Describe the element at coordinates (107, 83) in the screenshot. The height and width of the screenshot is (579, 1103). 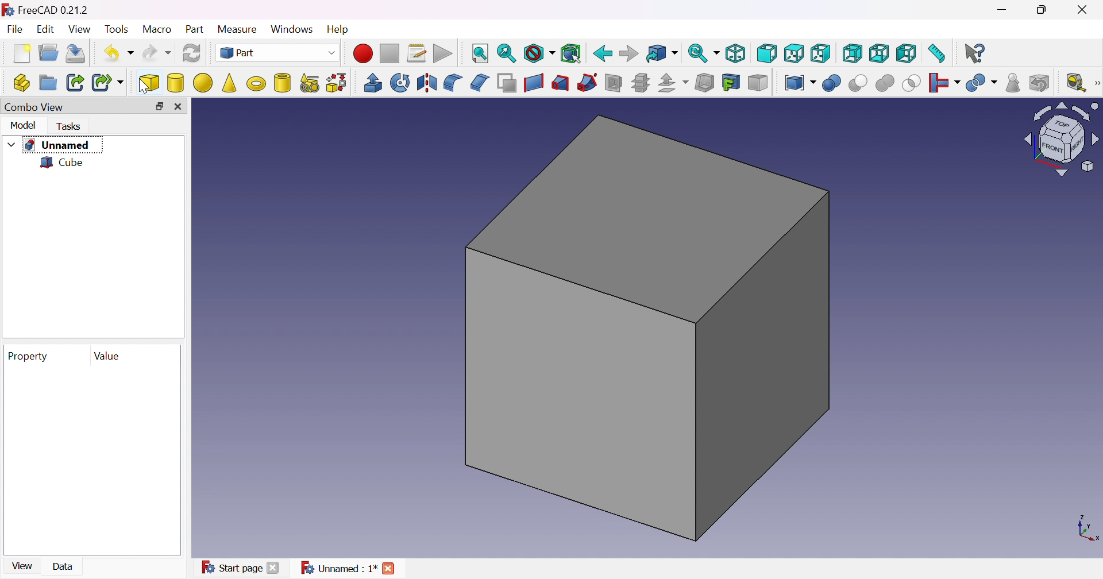
I see `Make sub-link` at that location.